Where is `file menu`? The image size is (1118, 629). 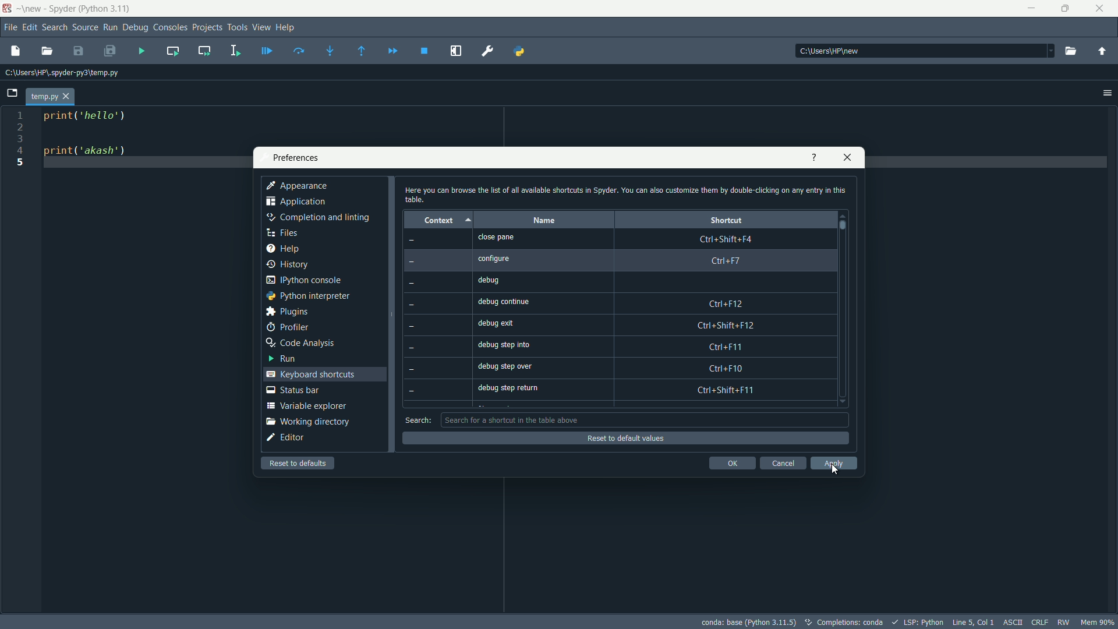 file menu is located at coordinates (10, 27).